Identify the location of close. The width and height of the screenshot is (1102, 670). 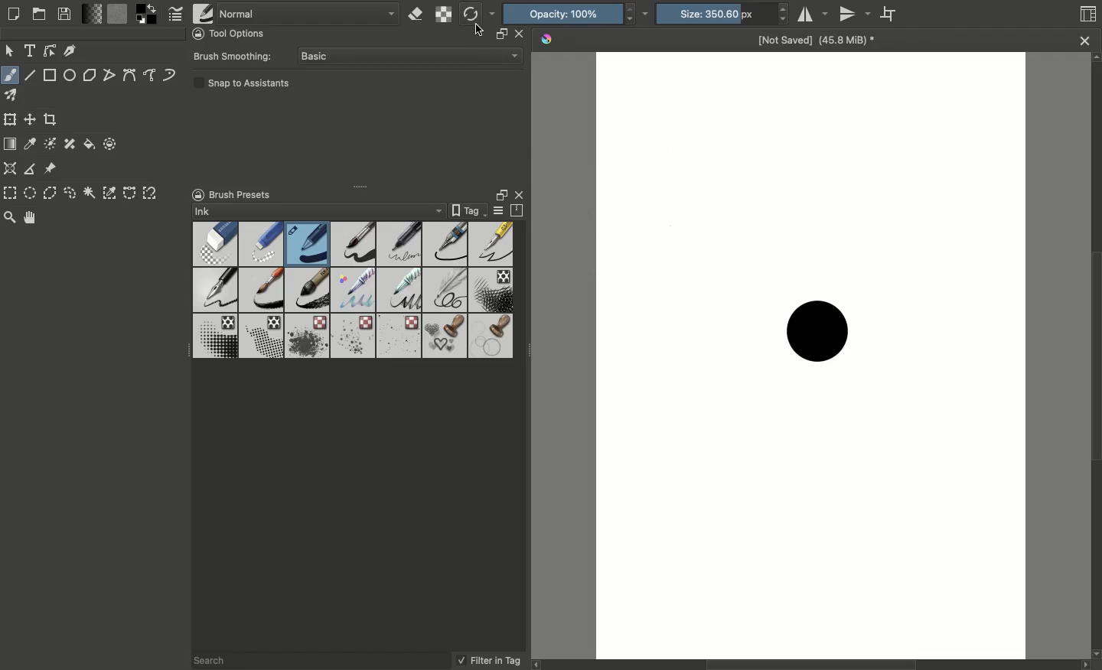
(519, 34).